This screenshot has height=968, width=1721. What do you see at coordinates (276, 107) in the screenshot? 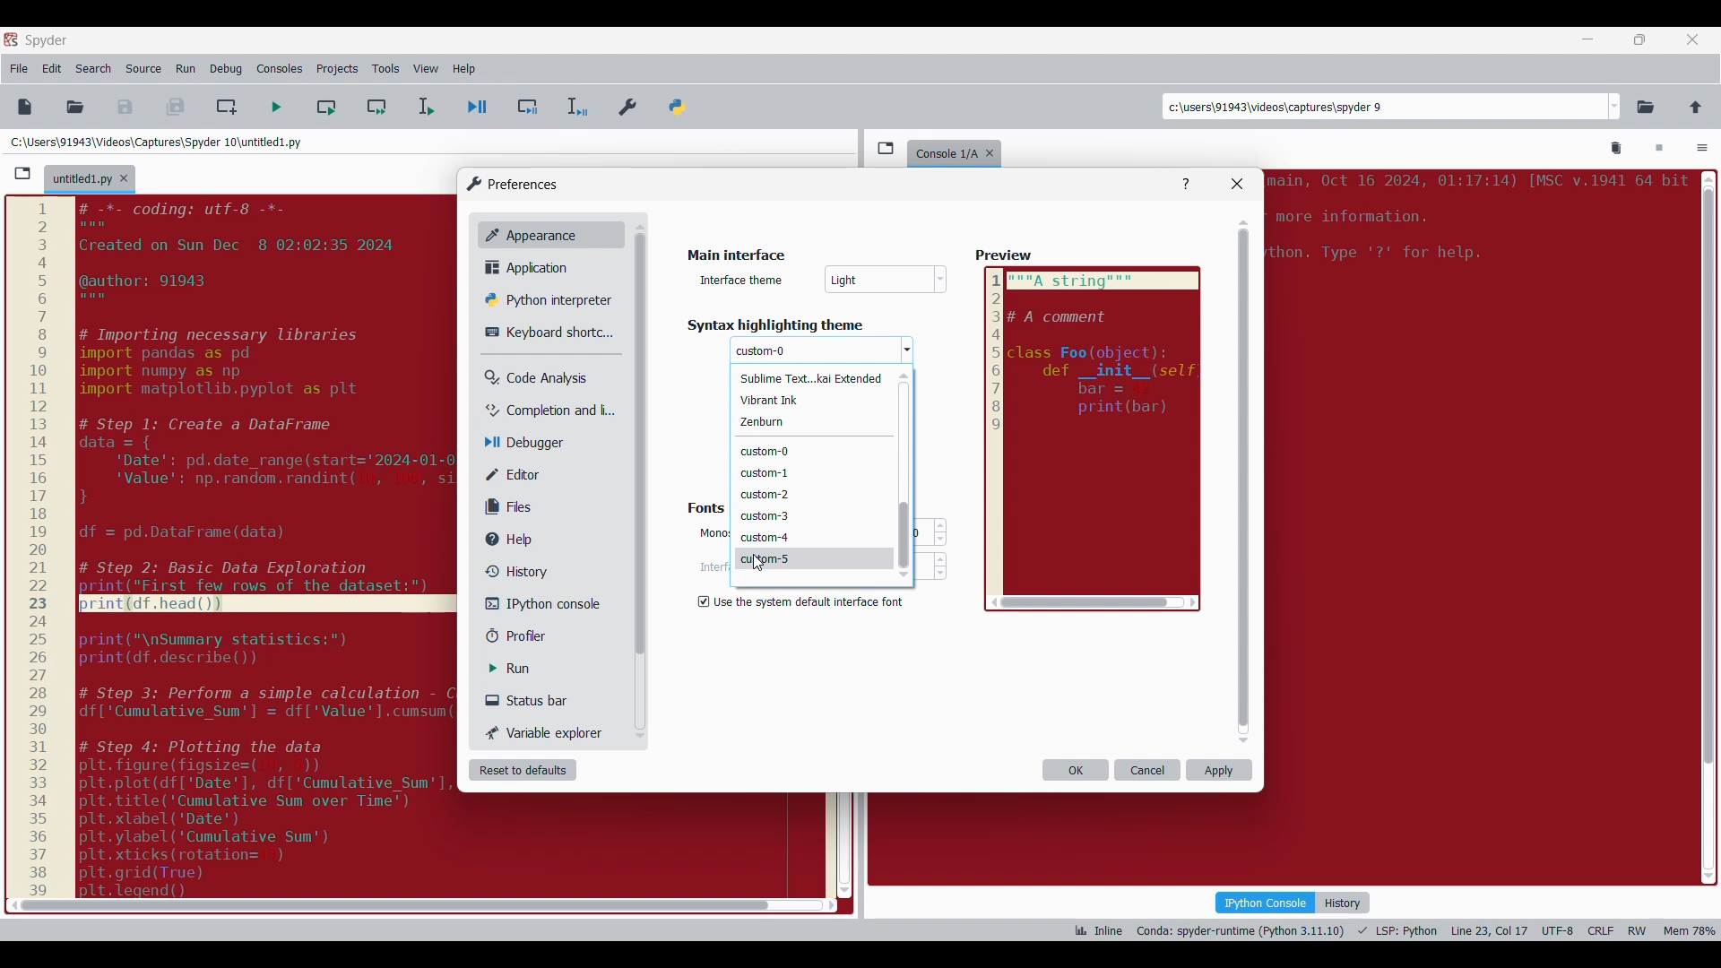
I see `Run file` at bounding box center [276, 107].